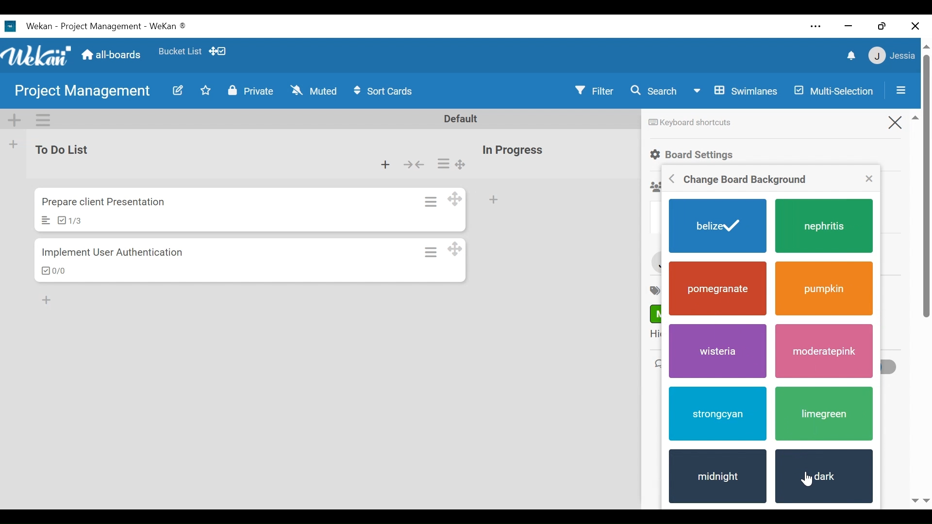 Image resolution: width=932 pixels, height=524 pixels. What do you see at coordinates (883, 26) in the screenshot?
I see `restore` at bounding box center [883, 26].